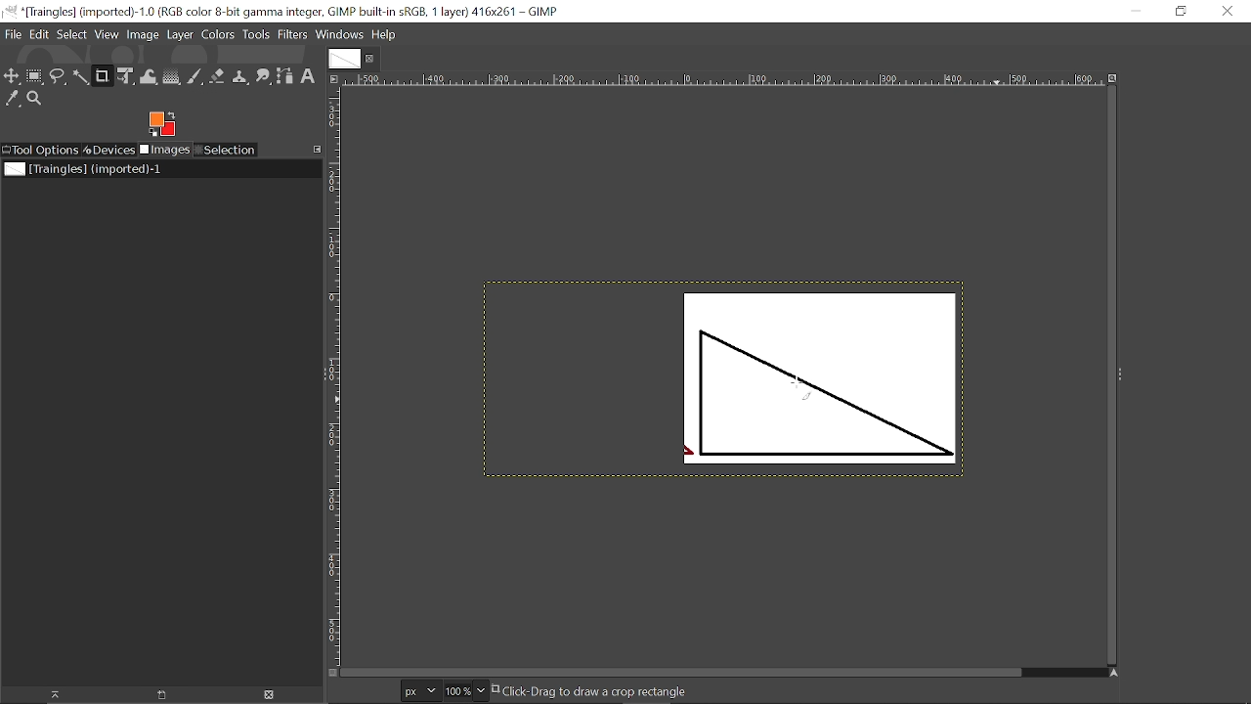 Image resolution: width=1251 pixels, height=704 pixels. What do you see at coordinates (308, 77) in the screenshot?
I see `Text tool` at bounding box center [308, 77].